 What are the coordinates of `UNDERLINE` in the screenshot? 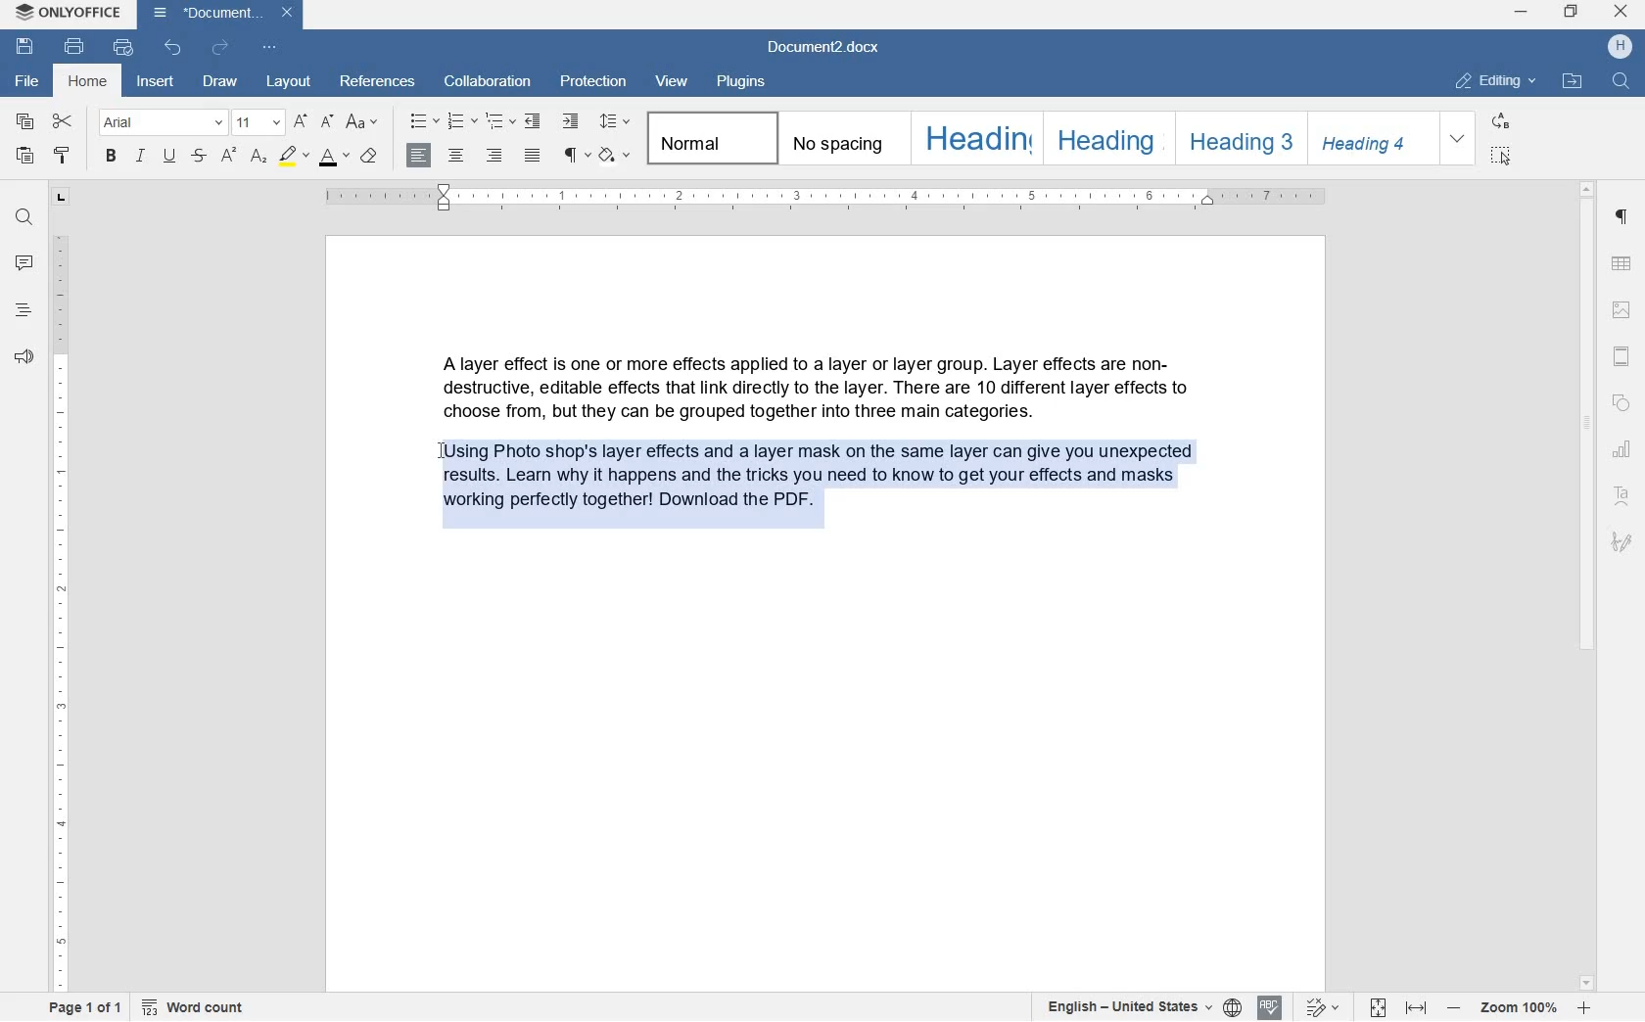 It's located at (171, 157).